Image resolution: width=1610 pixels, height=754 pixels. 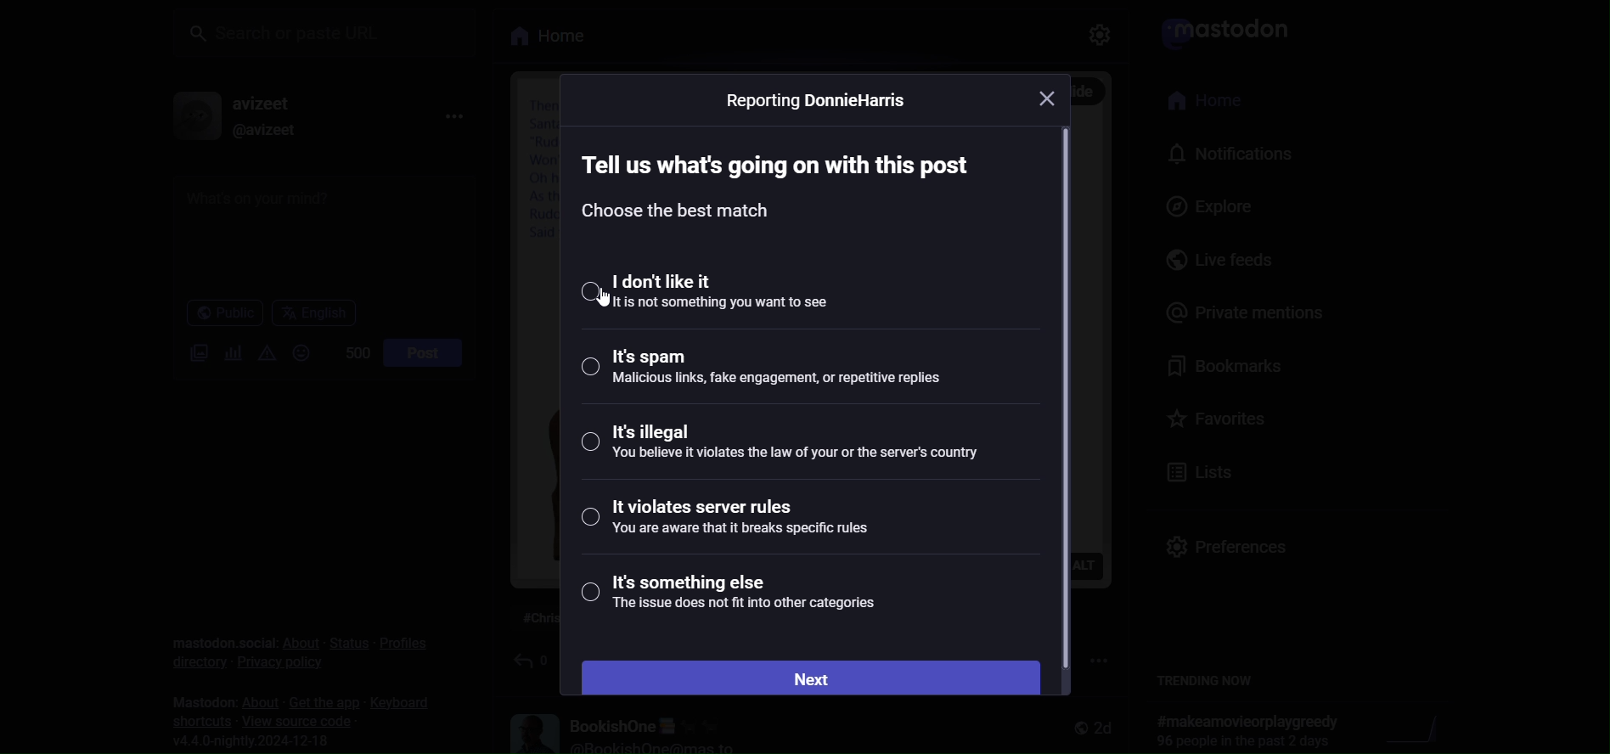 What do you see at coordinates (742, 597) in the screenshot?
I see `It's something else
The issue does not fit into other categories` at bounding box center [742, 597].